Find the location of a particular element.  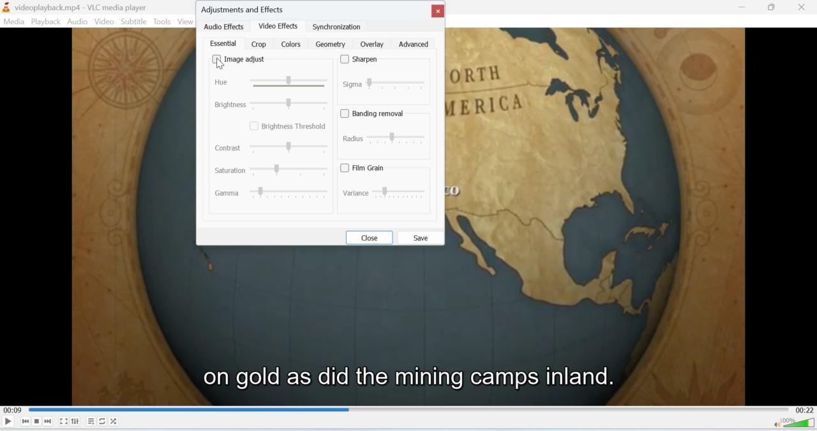

audio effects is located at coordinates (226, 27).